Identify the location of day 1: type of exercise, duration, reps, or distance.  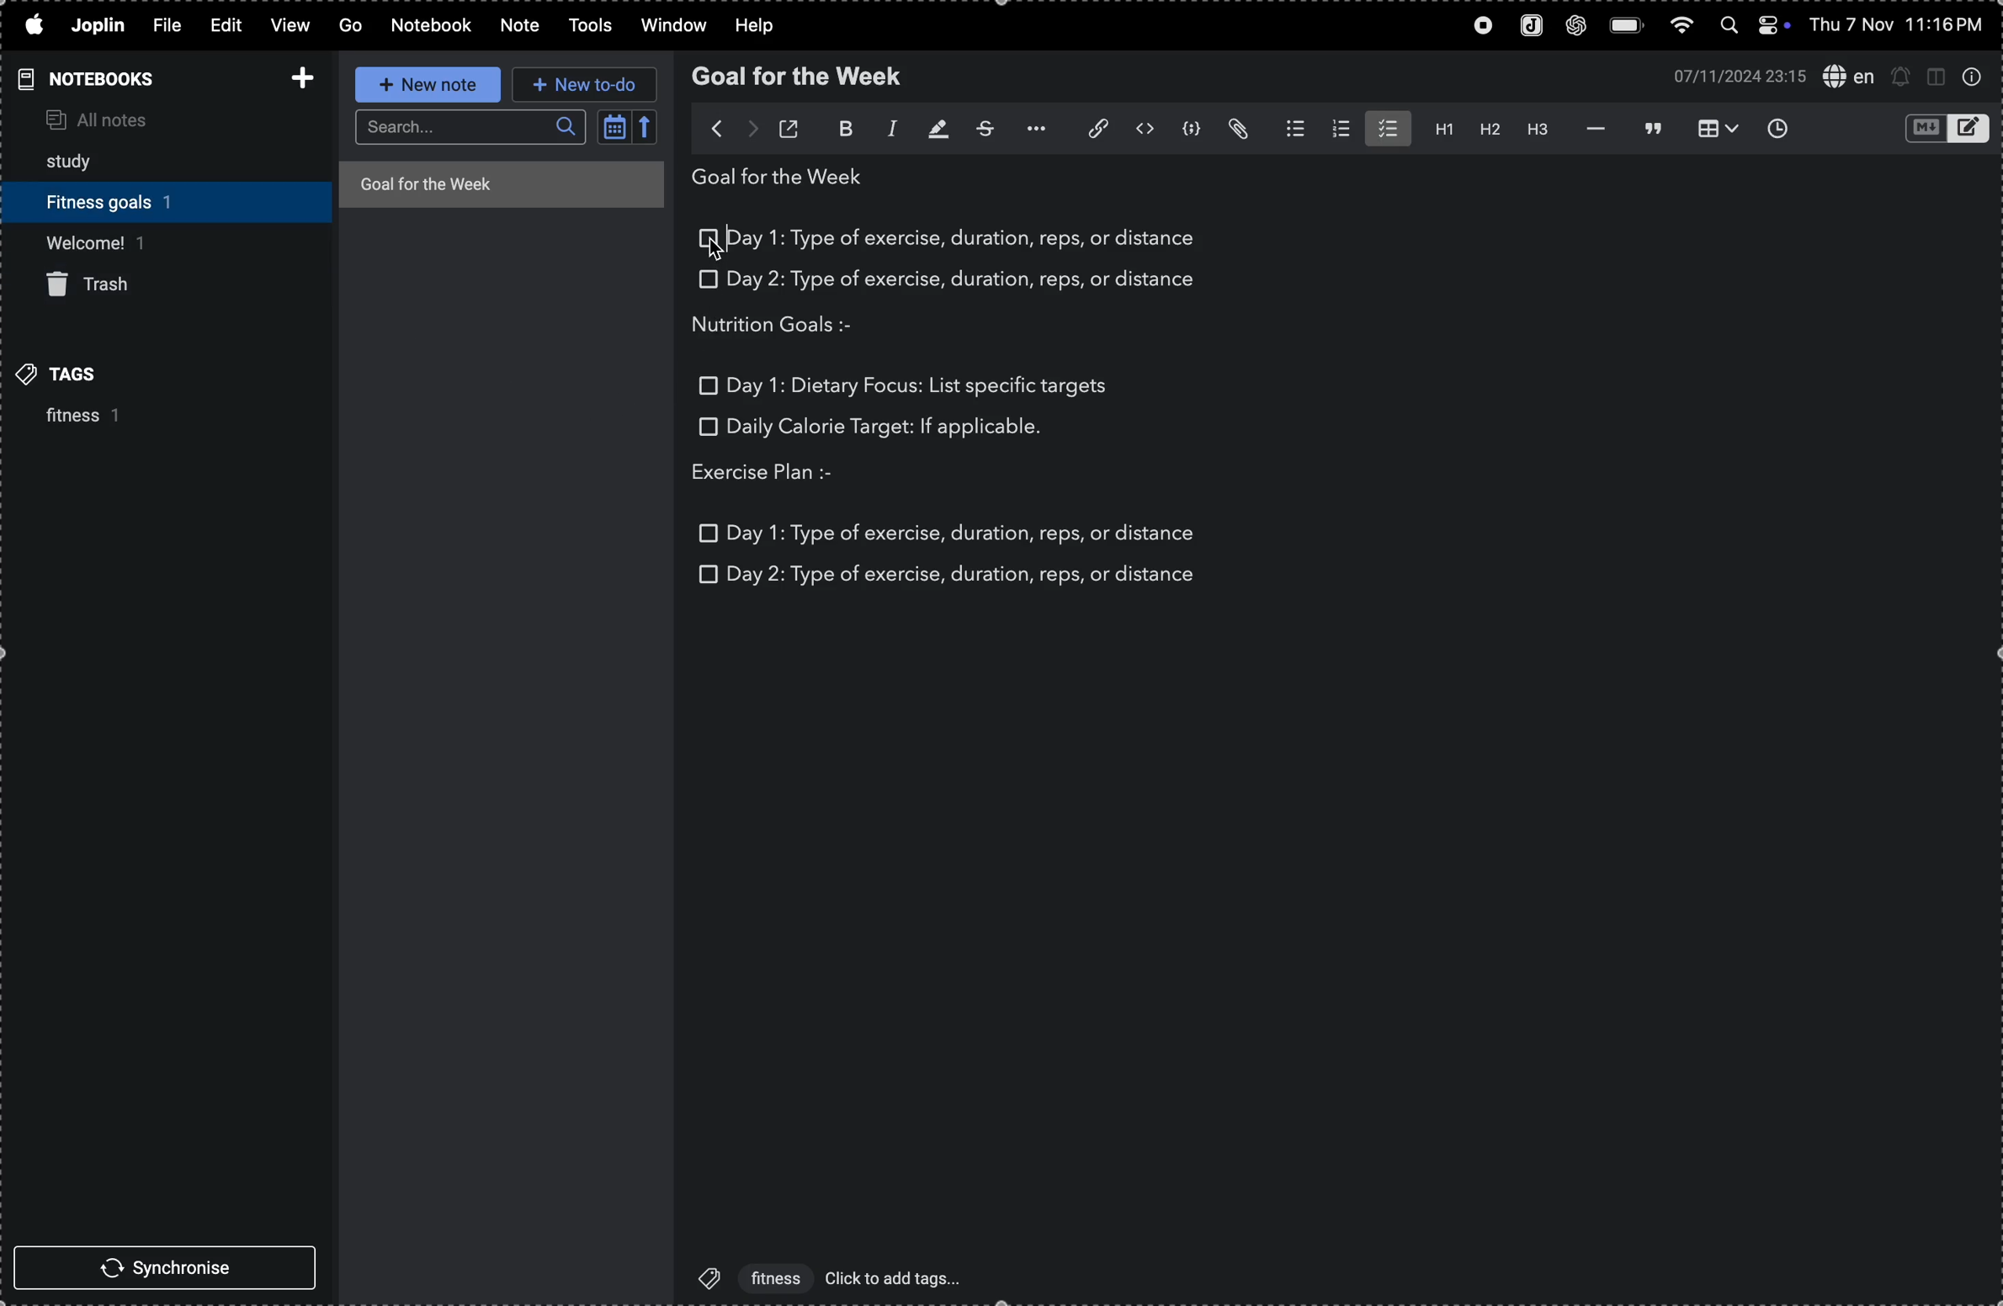
(965, 529).